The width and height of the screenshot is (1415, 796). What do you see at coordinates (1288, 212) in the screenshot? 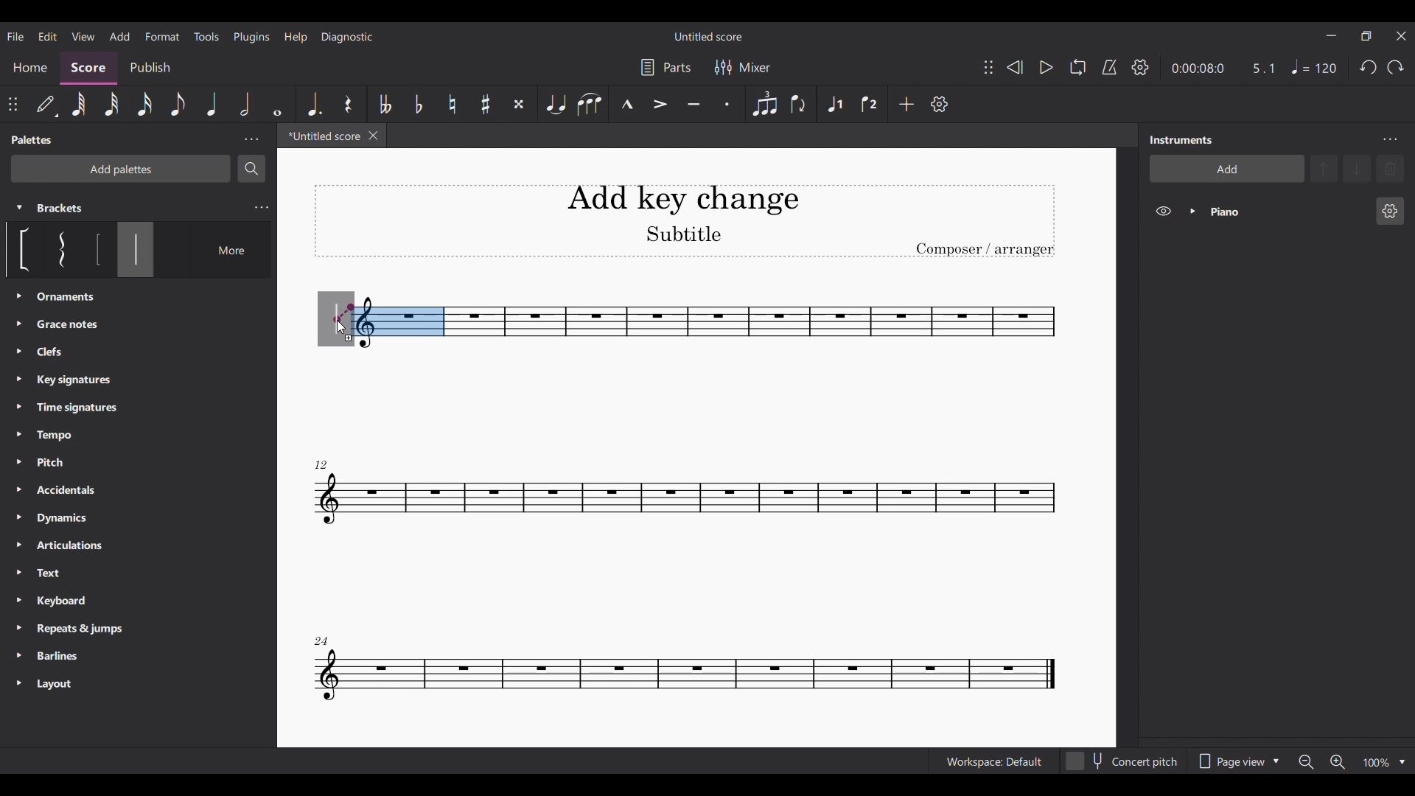
I see `Piano instrument` at bounding box center [1288, 212].